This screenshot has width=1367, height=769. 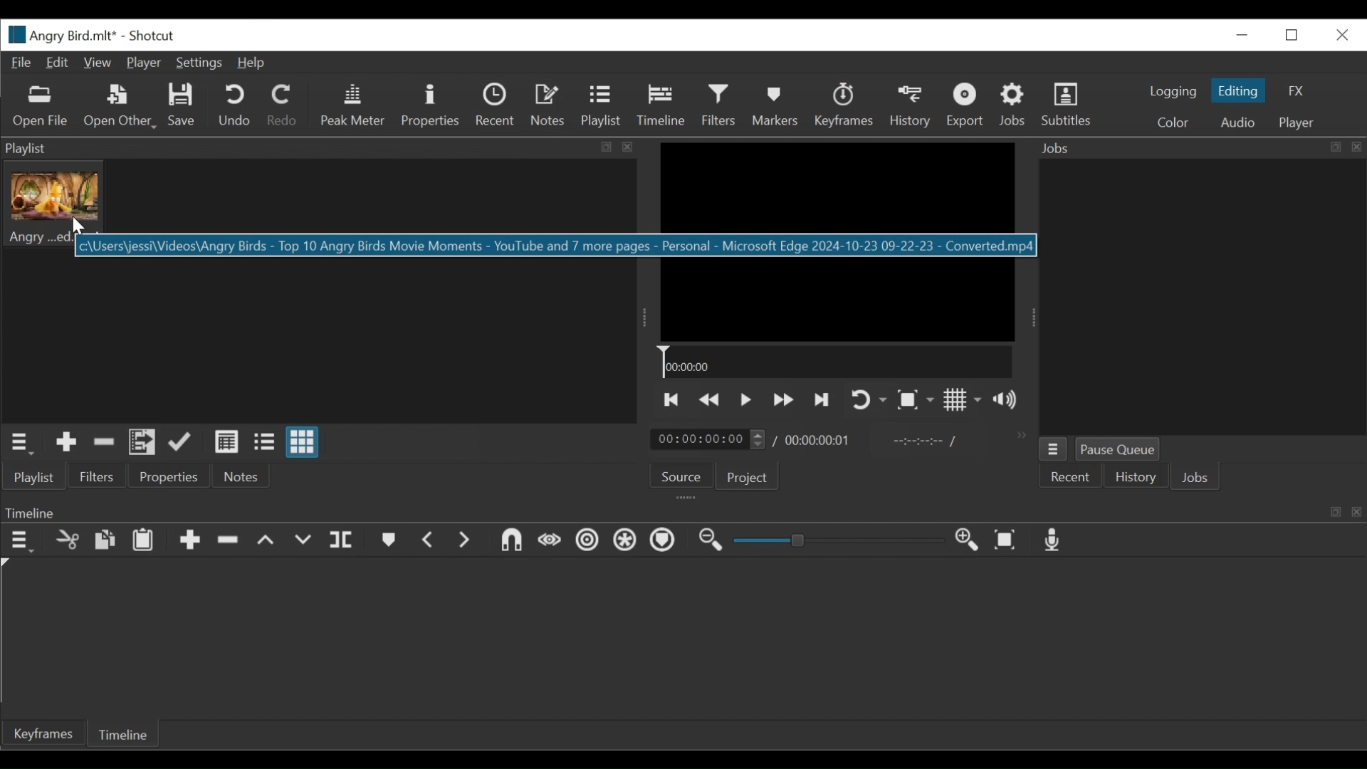 What do you see at coordinates (121, 733) in the screenshot?
I see `Timeline` at bounding box center [121, 733].